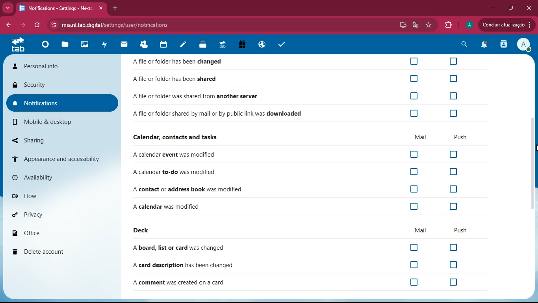 Image resolution: width=538 pixels, height=303 pixels. What do you see at coordinates (414, 264) in the screenshot?
I see `off` at bounding box center [414, 264].